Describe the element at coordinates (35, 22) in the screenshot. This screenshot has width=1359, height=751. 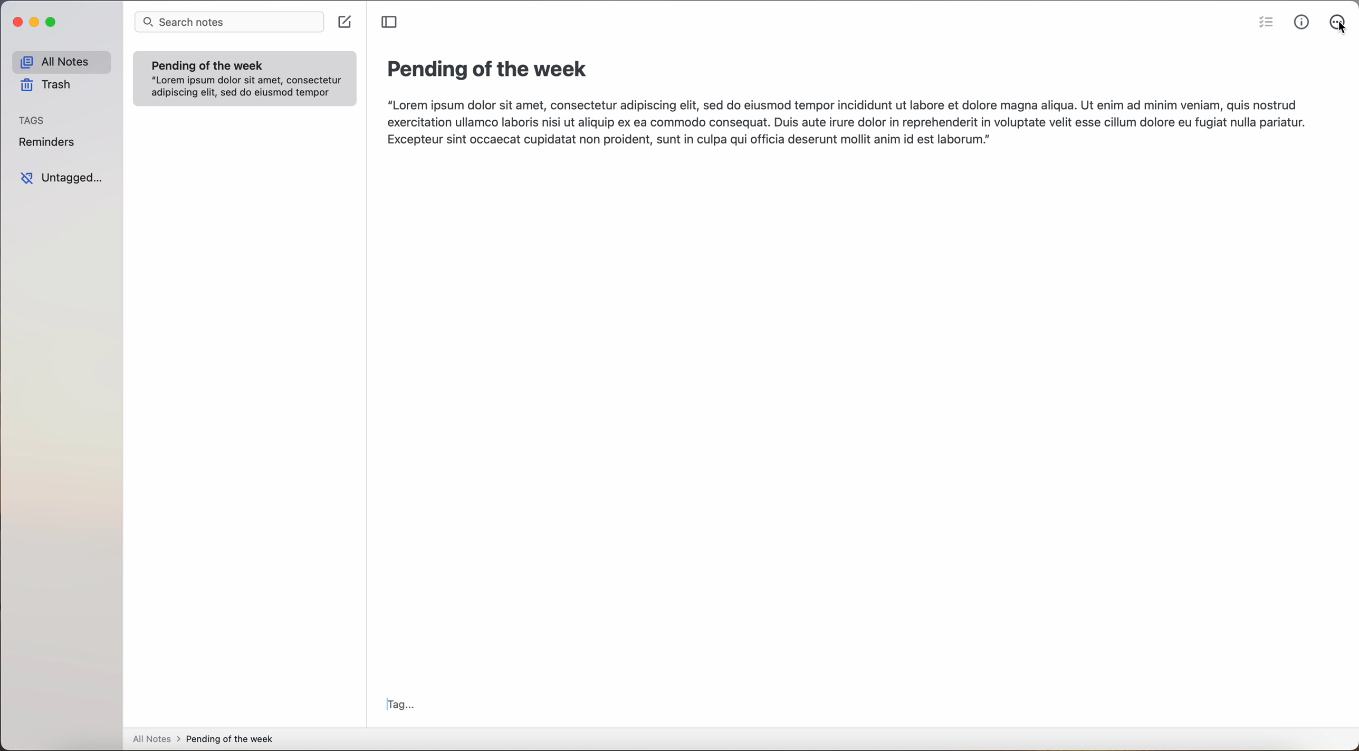
I see `minimize Simplenote` at that location.